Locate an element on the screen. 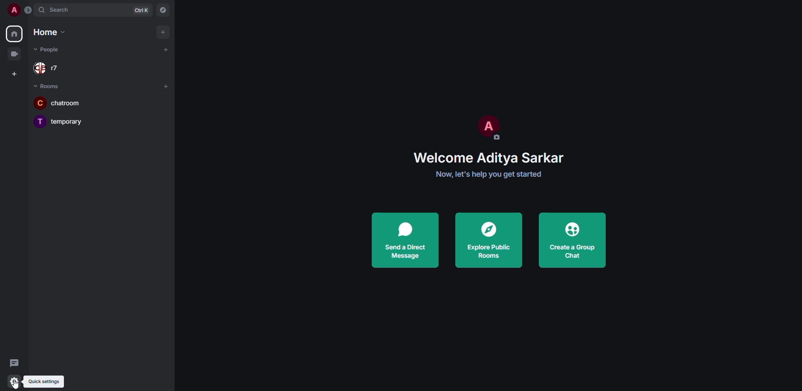 This screenshot has width=802, height=391. add is located at coordinates (167, 49).